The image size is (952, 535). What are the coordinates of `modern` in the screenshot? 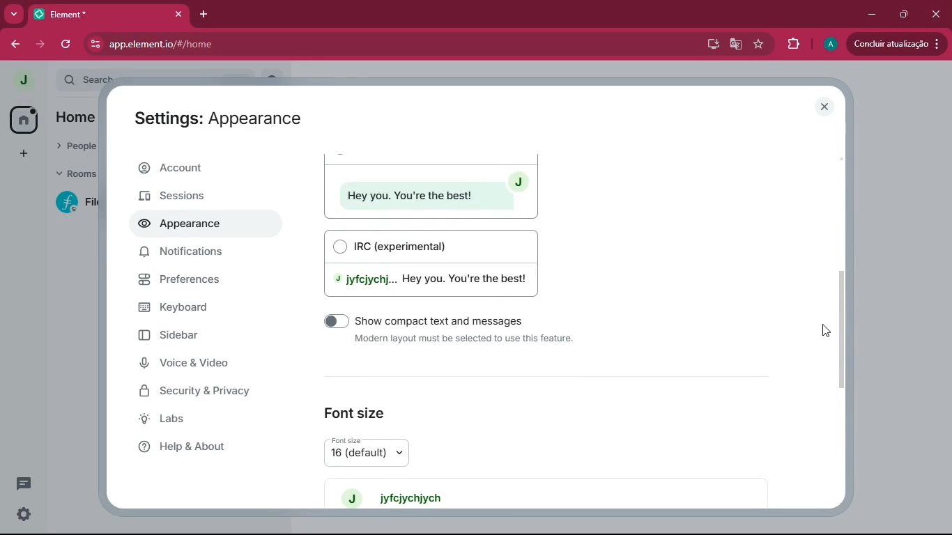 It's located at (430, 185).